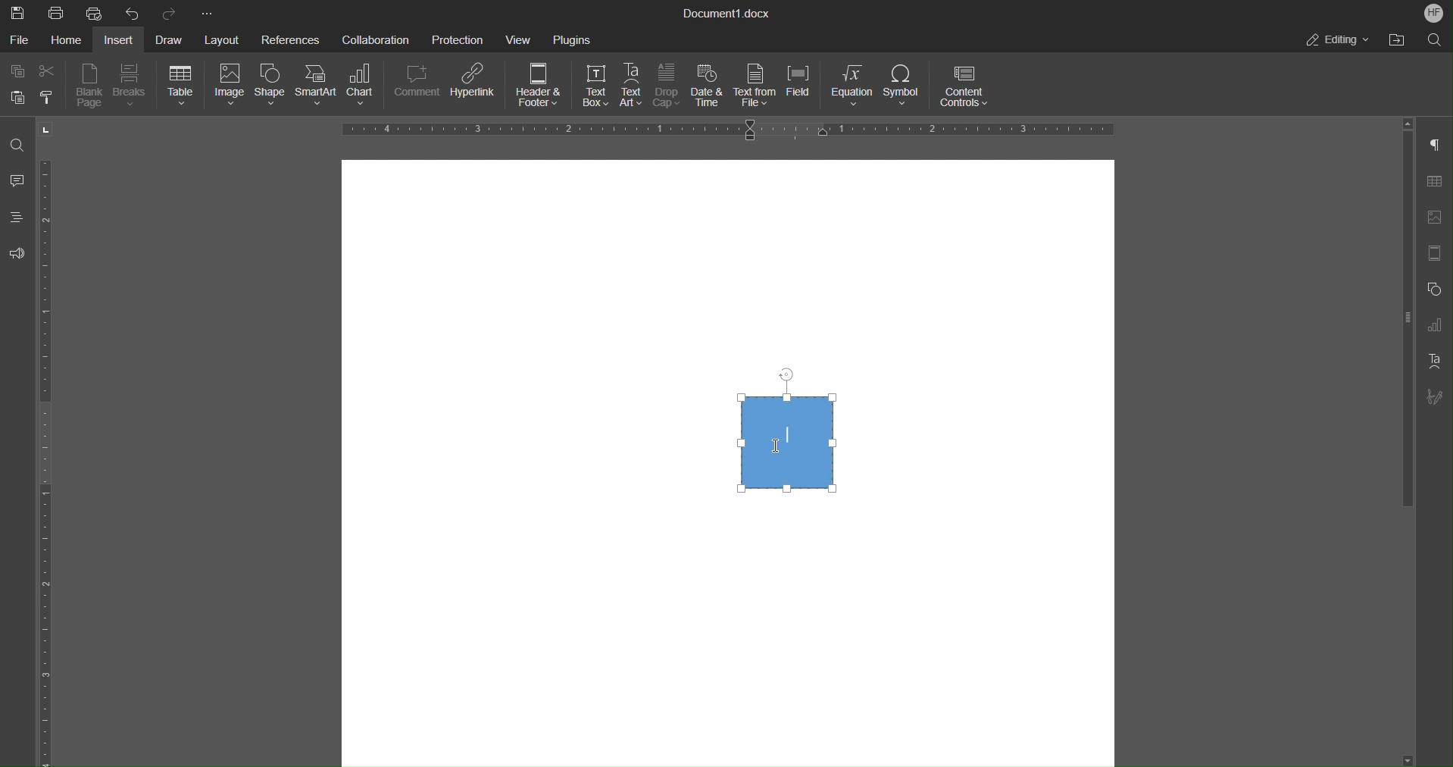  Describe the element at coordinates (17, 70) in the screenshot. I see `Copy` at that location.